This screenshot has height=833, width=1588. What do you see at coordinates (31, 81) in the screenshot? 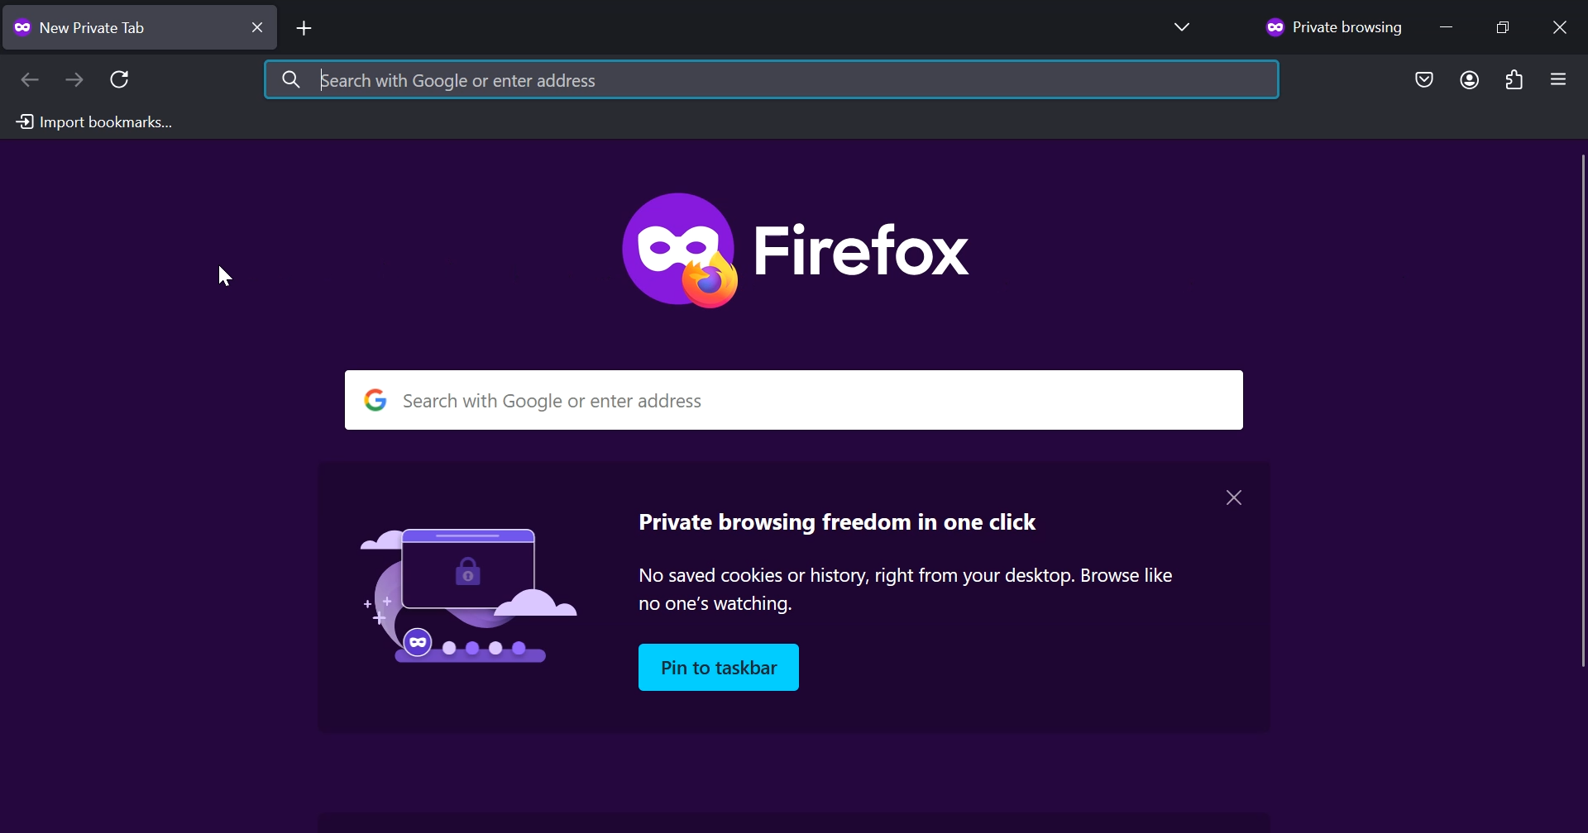
I see `Back` at bounding box center [31, 81].